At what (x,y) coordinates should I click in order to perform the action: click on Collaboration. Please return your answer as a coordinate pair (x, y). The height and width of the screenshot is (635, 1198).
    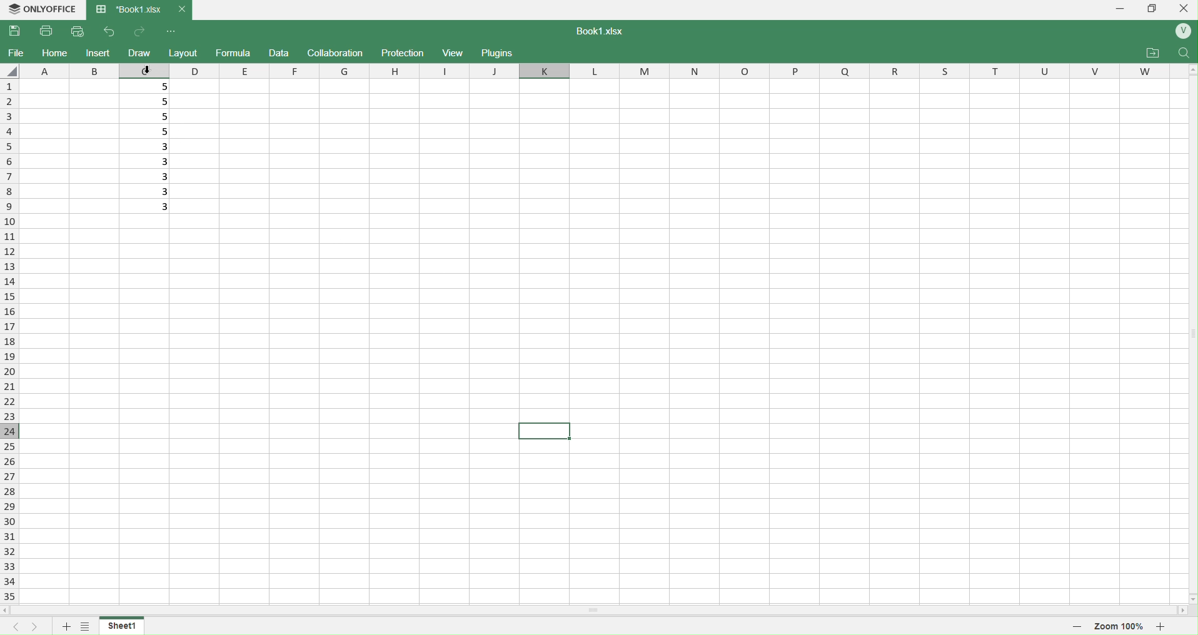
    Looking at the image, I should click on (336, 52).